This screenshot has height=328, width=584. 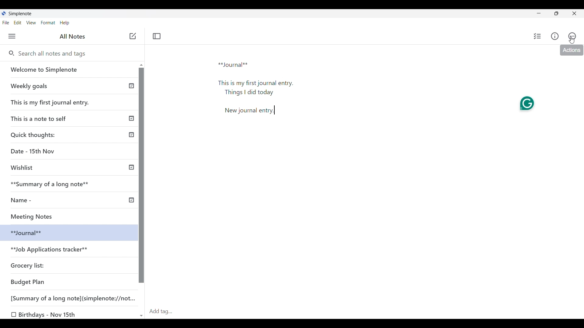 What do you see at coordinates (54, 184) in the screenshot?
I see `**Summary of a long note**` at bounding box center [54, 184].